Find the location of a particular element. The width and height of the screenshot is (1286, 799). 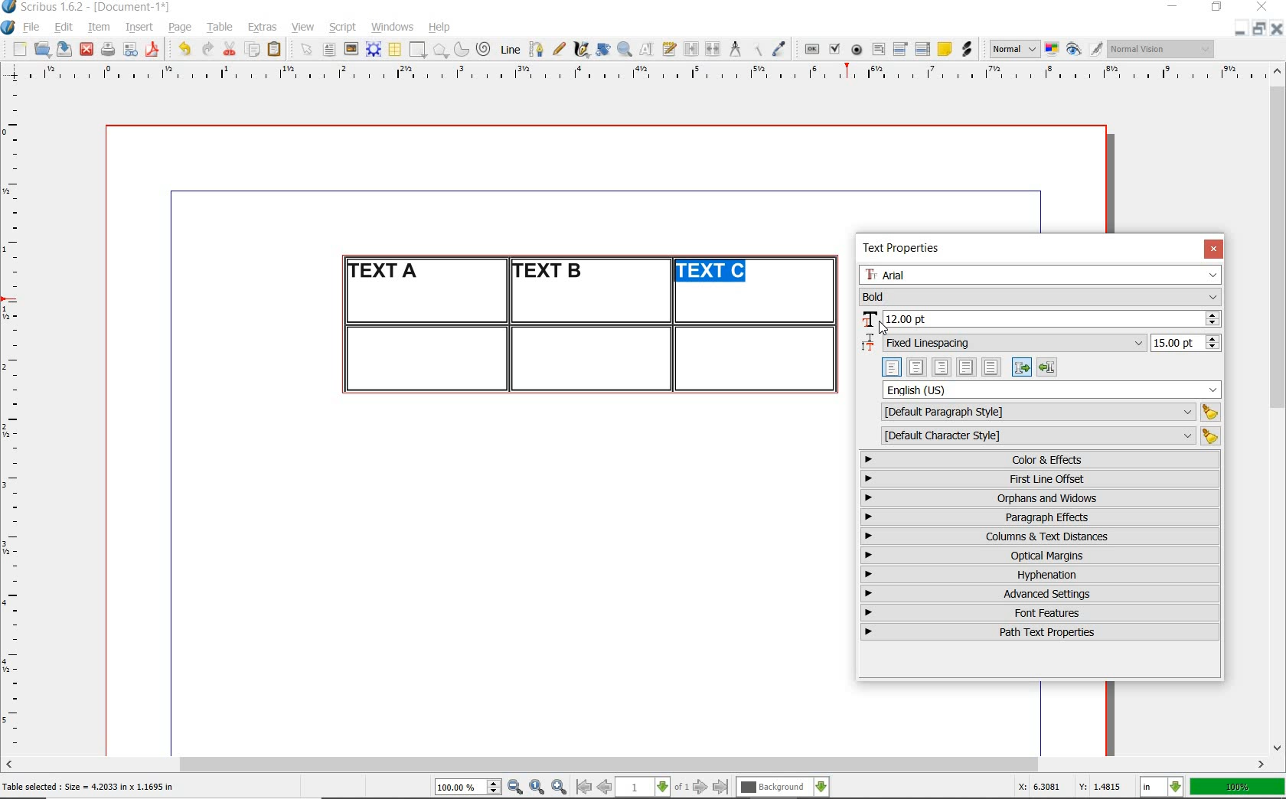

pdf push button is located at coordinates (812, 50).